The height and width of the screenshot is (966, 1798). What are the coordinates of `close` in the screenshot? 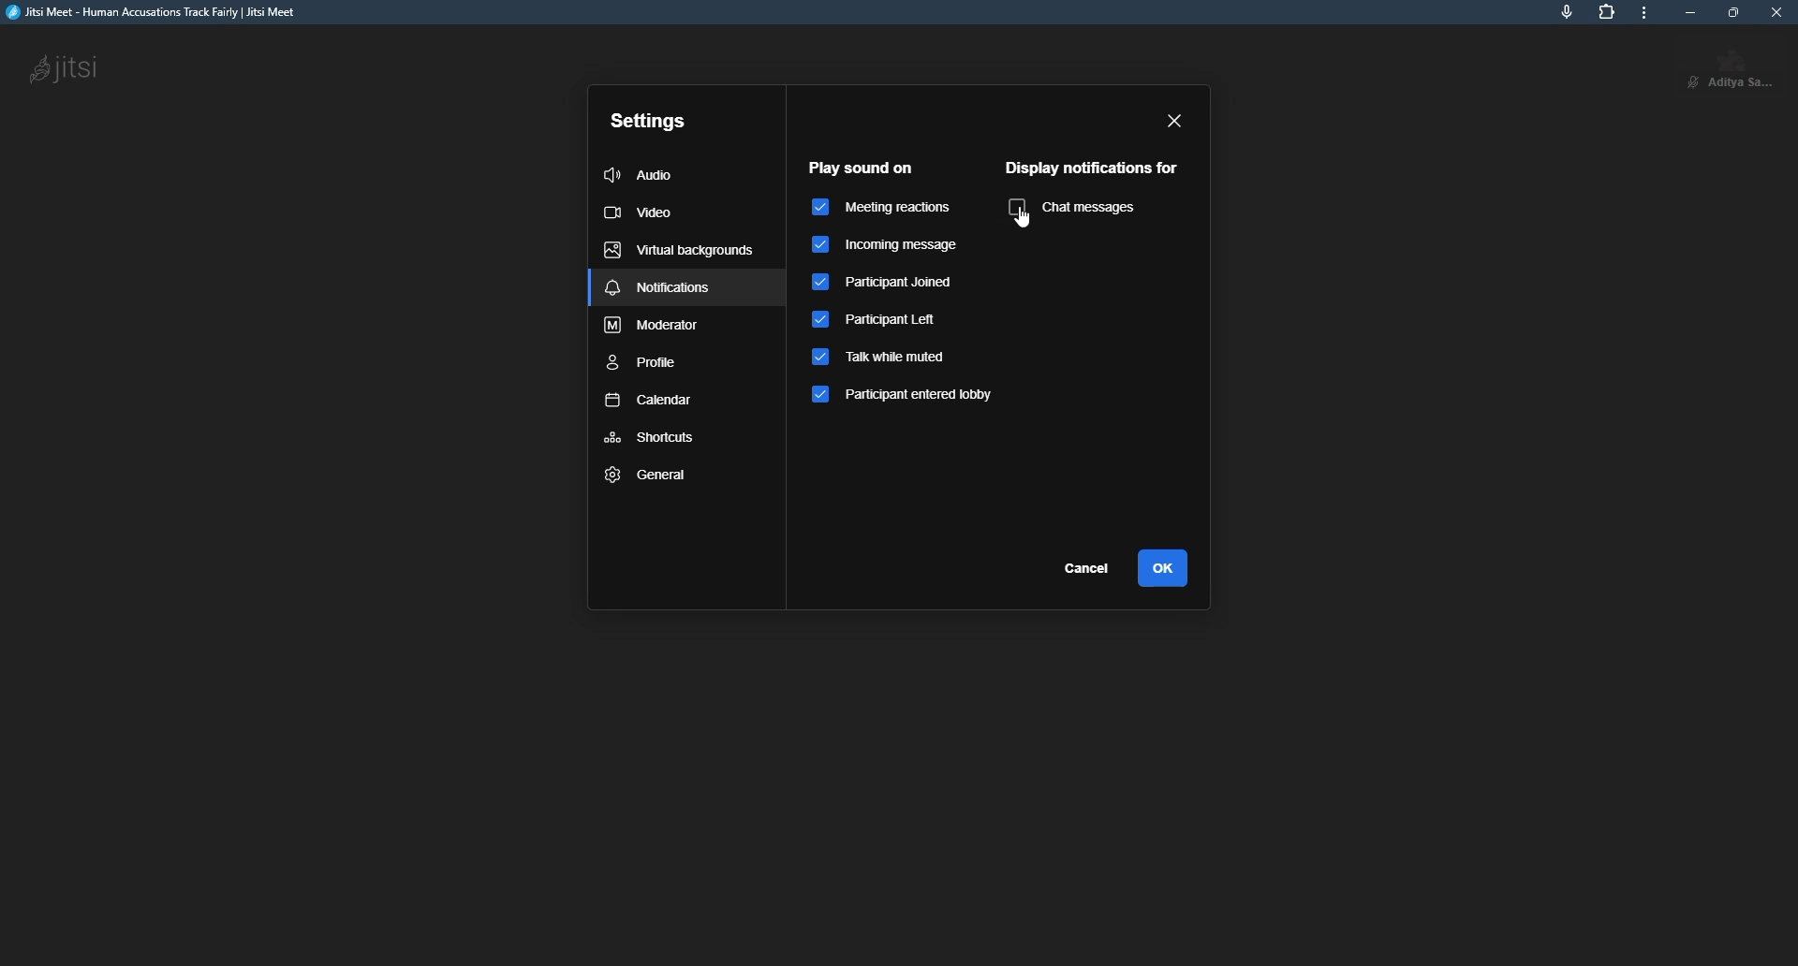 It's located at (1779, 12).